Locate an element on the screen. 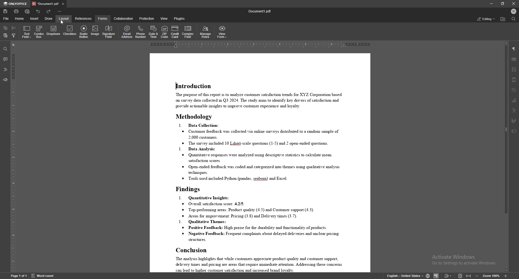 This screenshot has width=519, height=279. change text language is located at coordinates (402, 276).